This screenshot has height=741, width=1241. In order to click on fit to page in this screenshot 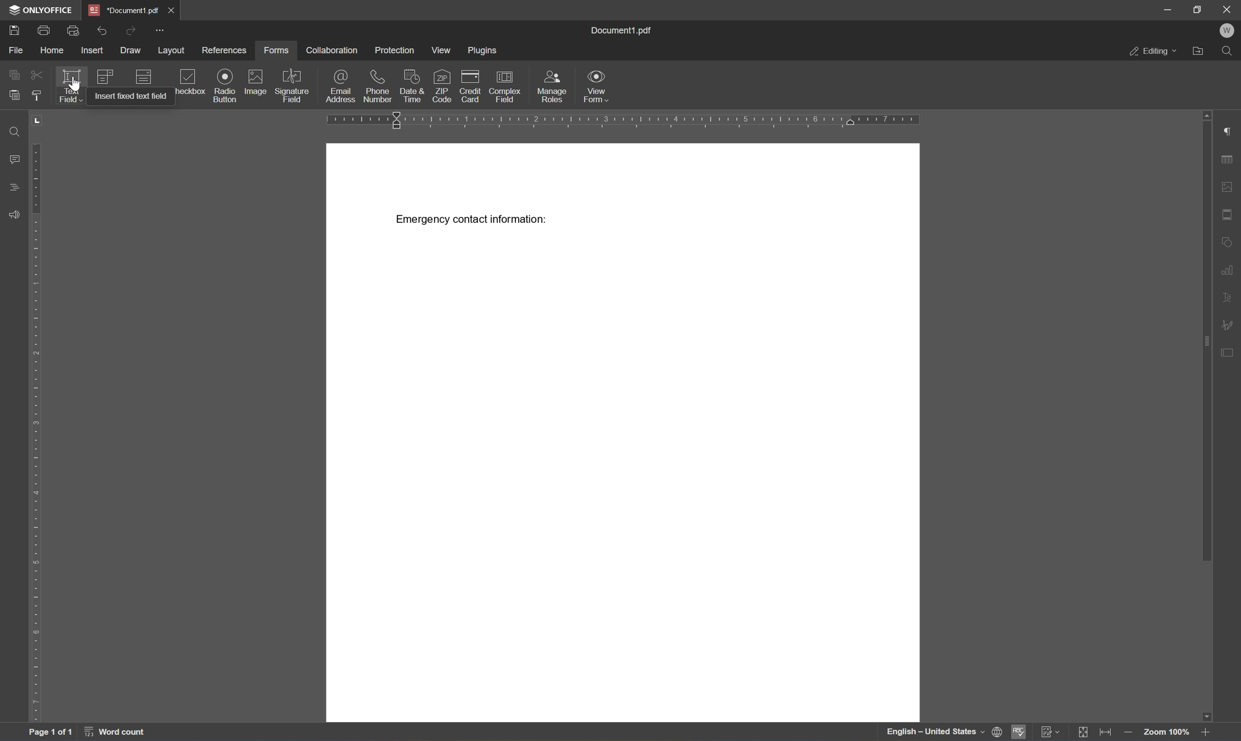, I will do `click(1085, 731)`.